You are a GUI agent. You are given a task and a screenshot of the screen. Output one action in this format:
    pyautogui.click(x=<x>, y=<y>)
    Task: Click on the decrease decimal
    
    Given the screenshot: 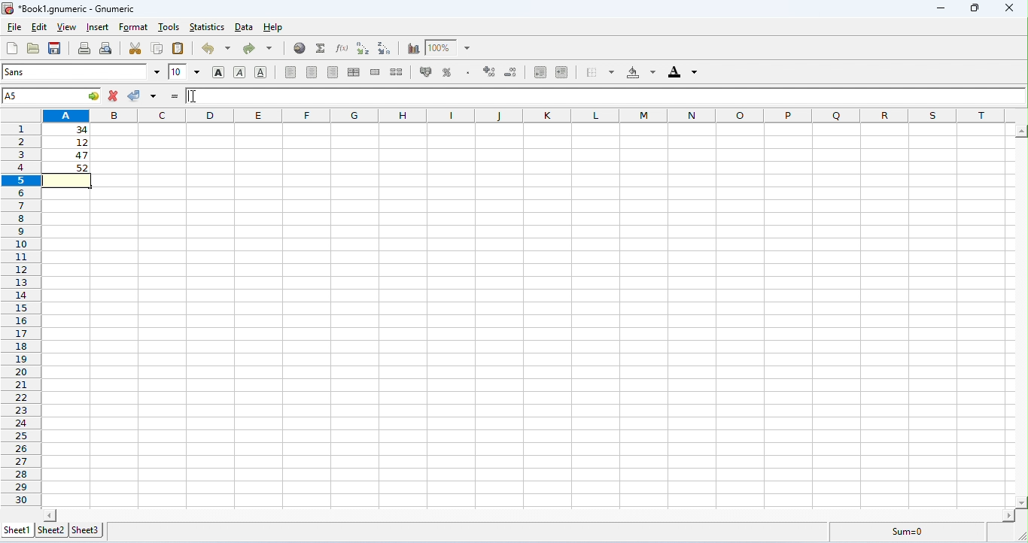 What is the action you would take?
    pyautogui.click(x=512, y=72)
    